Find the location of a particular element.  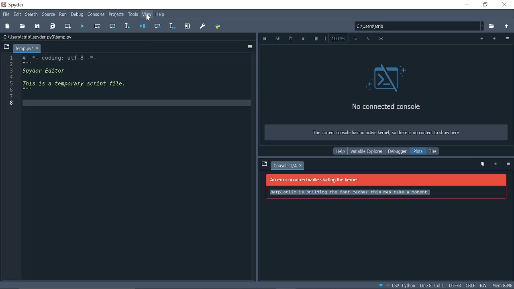

Save plot as is located at coordinates (265, 39).